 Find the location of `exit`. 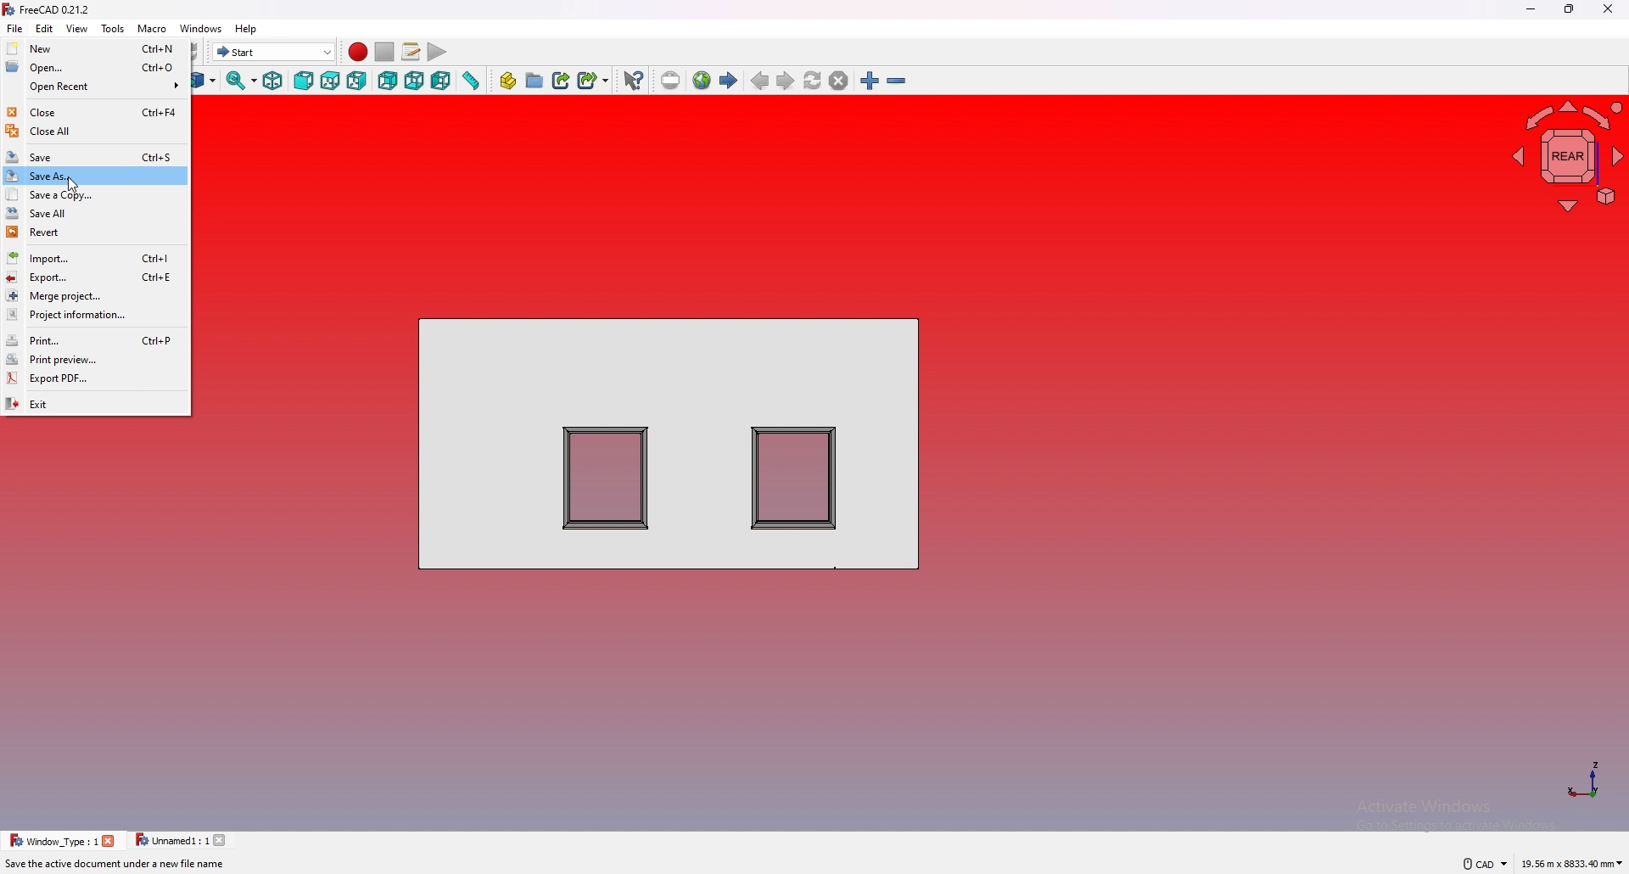

exit is located at coordinates (95, 402).